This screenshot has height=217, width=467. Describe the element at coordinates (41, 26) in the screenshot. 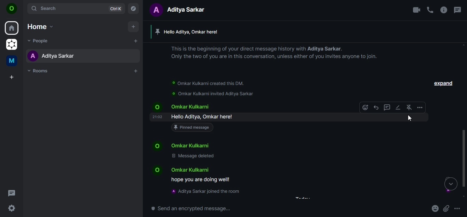

I see `home` at that location.